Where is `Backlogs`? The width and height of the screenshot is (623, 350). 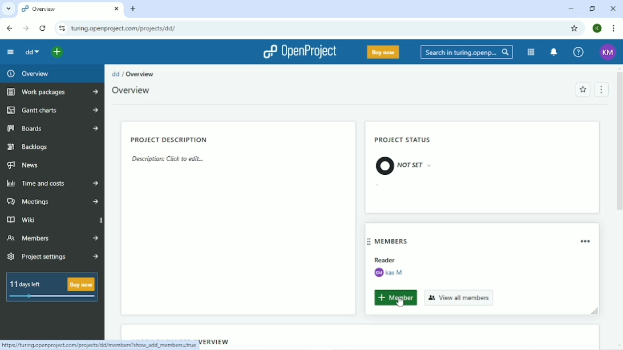
Backlogs is located at coordinates (29, 147).